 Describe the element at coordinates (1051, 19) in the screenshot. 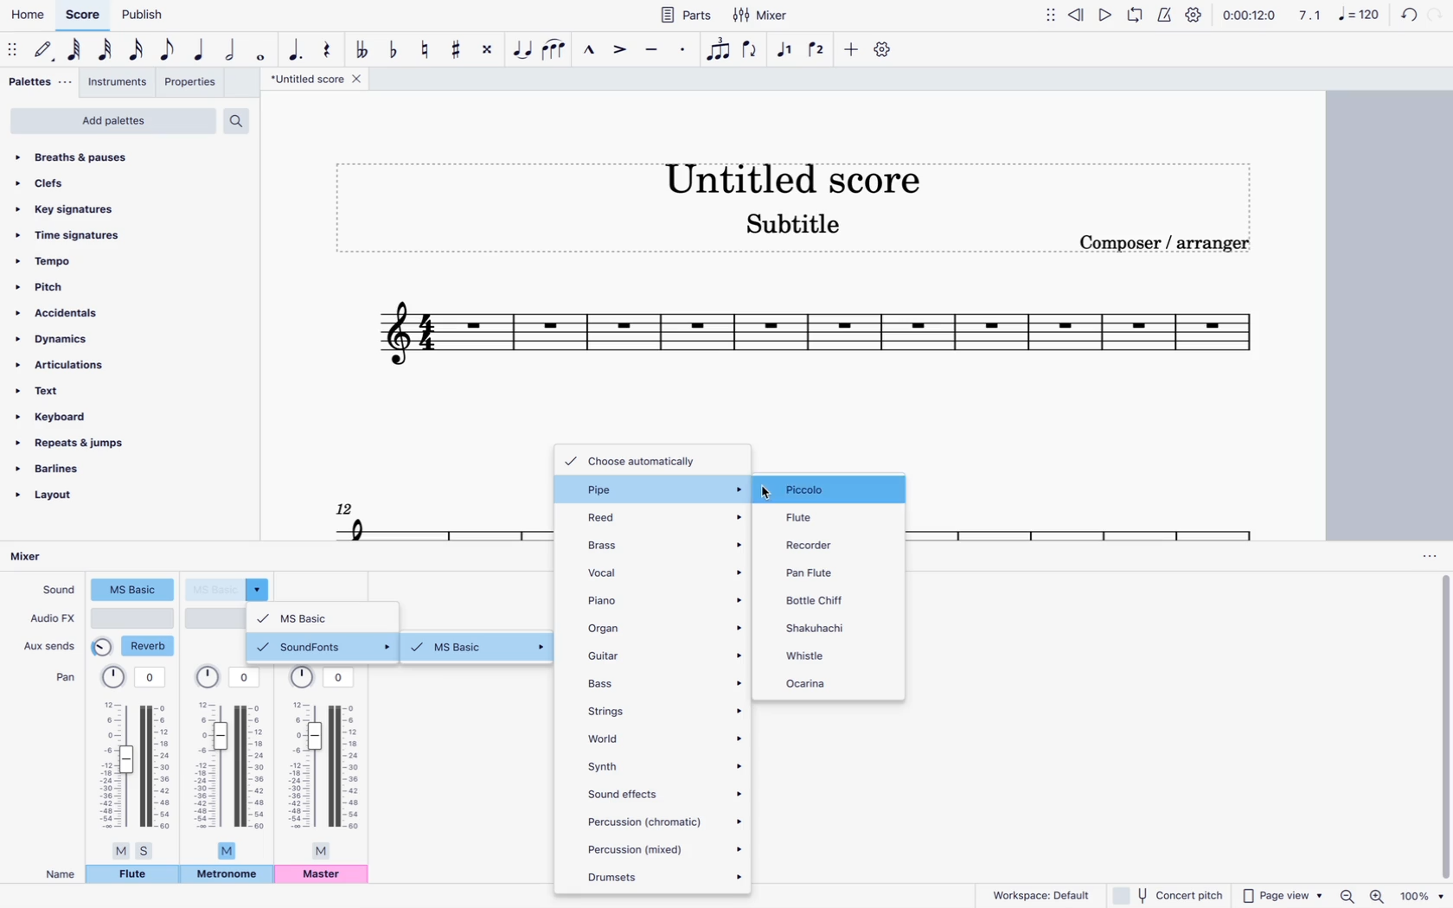

I see `move` at that location.